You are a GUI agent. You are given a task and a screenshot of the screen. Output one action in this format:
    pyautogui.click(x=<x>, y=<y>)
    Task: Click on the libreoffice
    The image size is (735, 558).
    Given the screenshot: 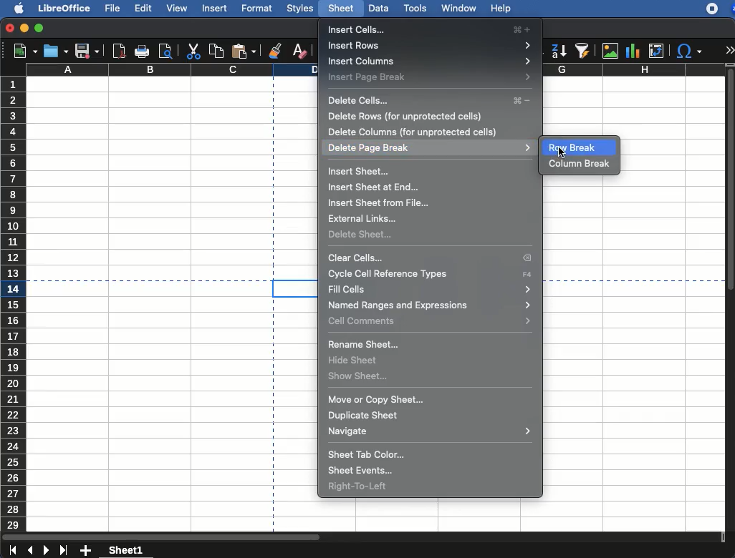 What is the action you would take?
    pyautogui.click(x=64, y=7)
    